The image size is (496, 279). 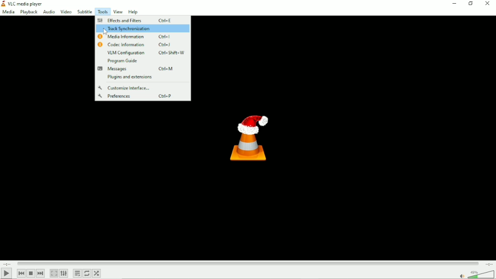 I want to click on Preferences, so click(x=144, y=96).